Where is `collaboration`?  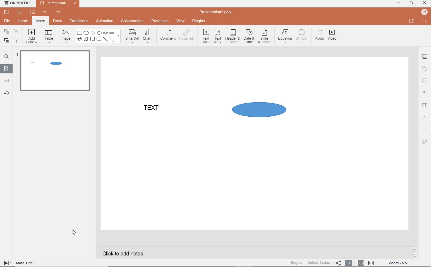 collaboration is located at coordinates (132, 21).